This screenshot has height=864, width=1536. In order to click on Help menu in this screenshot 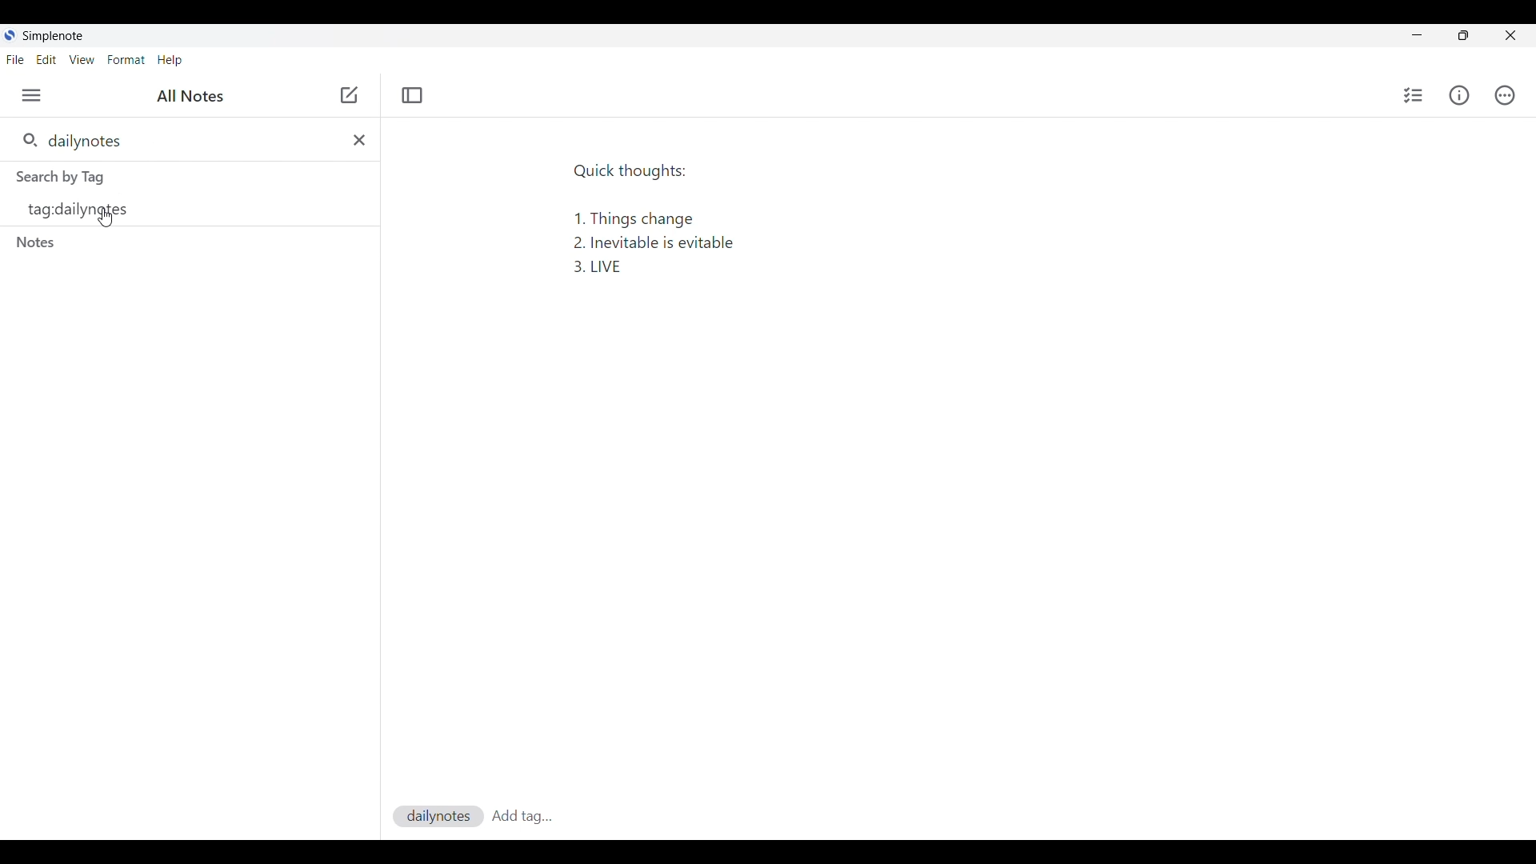, I will do `click(170, 60)`.